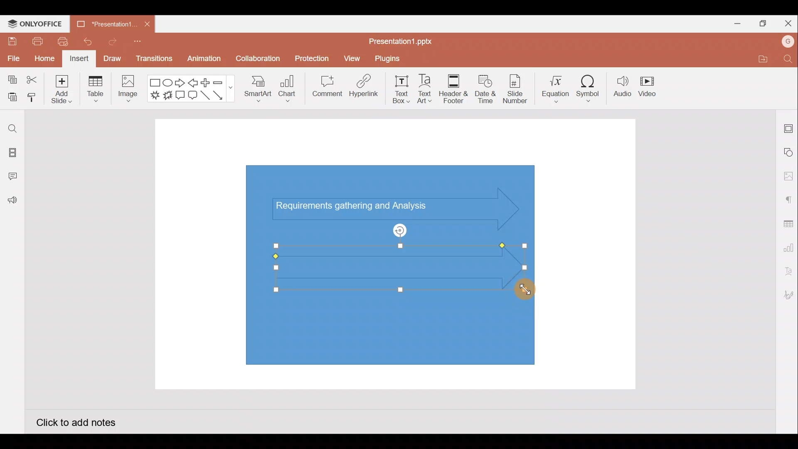 The width and height of the screenshot is (798, 449). Describe the element at coordinates (112, 58) in the screenshot. I see `Draw` at that location.